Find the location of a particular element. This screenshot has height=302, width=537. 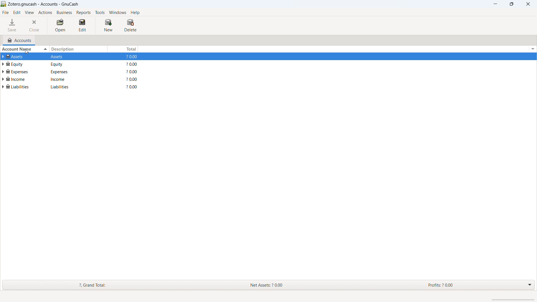

account details of expenses is located at coordinates (76, 72).